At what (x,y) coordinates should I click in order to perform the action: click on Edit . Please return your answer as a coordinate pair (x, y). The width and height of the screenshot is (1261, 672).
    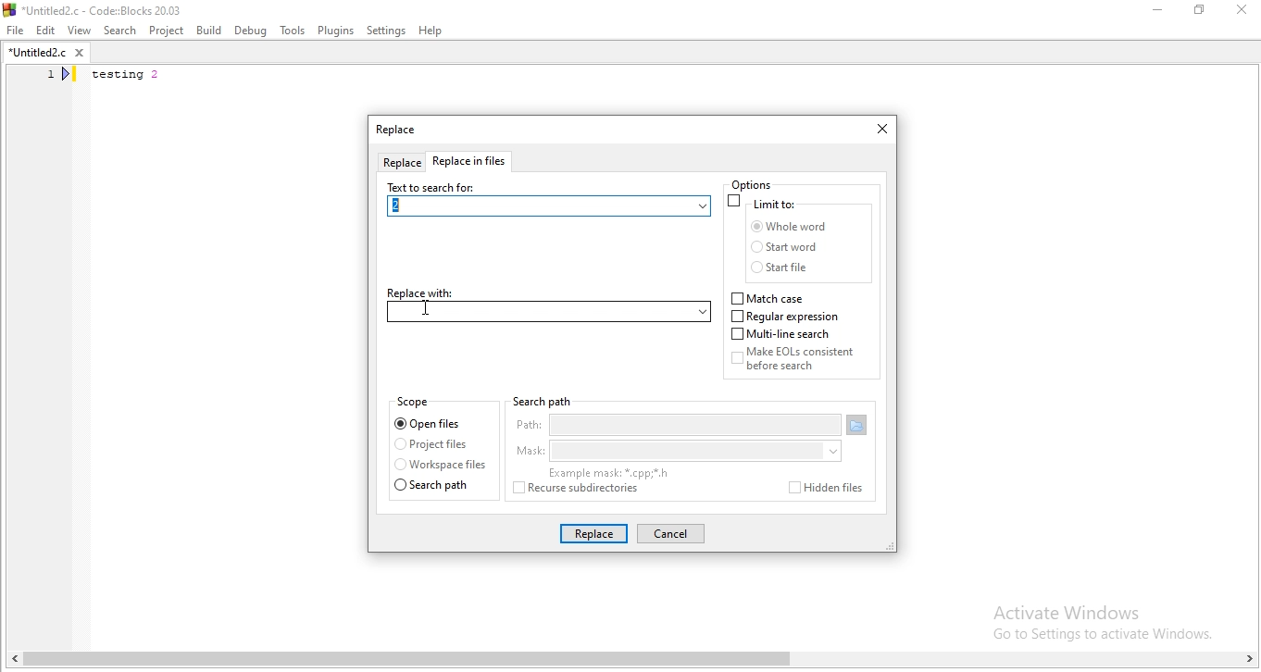
    Looking at the image, I should click on (45, 31).